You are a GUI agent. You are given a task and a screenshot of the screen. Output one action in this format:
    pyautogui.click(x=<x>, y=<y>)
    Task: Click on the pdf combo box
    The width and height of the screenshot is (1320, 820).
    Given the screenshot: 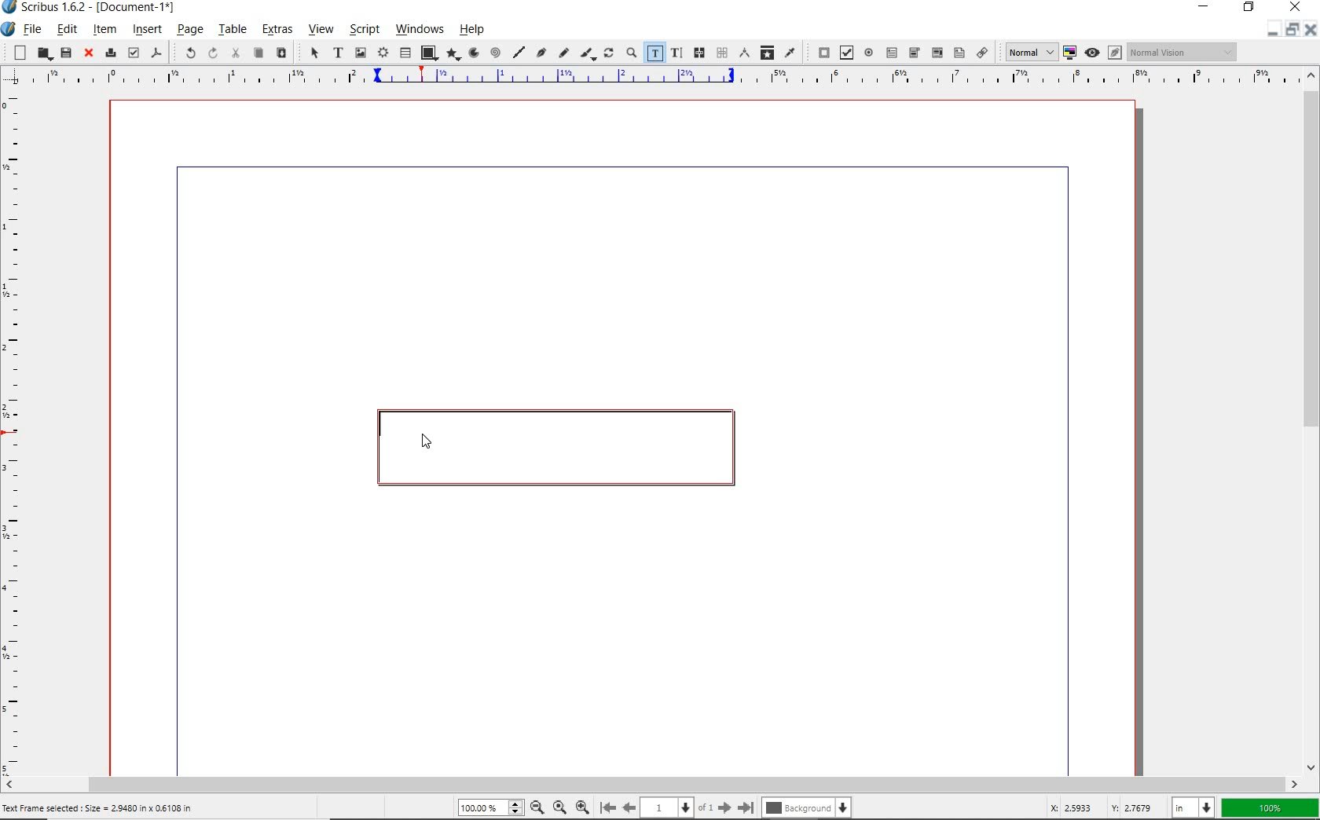 What is the action you would take?
    pyautogui.click(x=914, y=53)
    